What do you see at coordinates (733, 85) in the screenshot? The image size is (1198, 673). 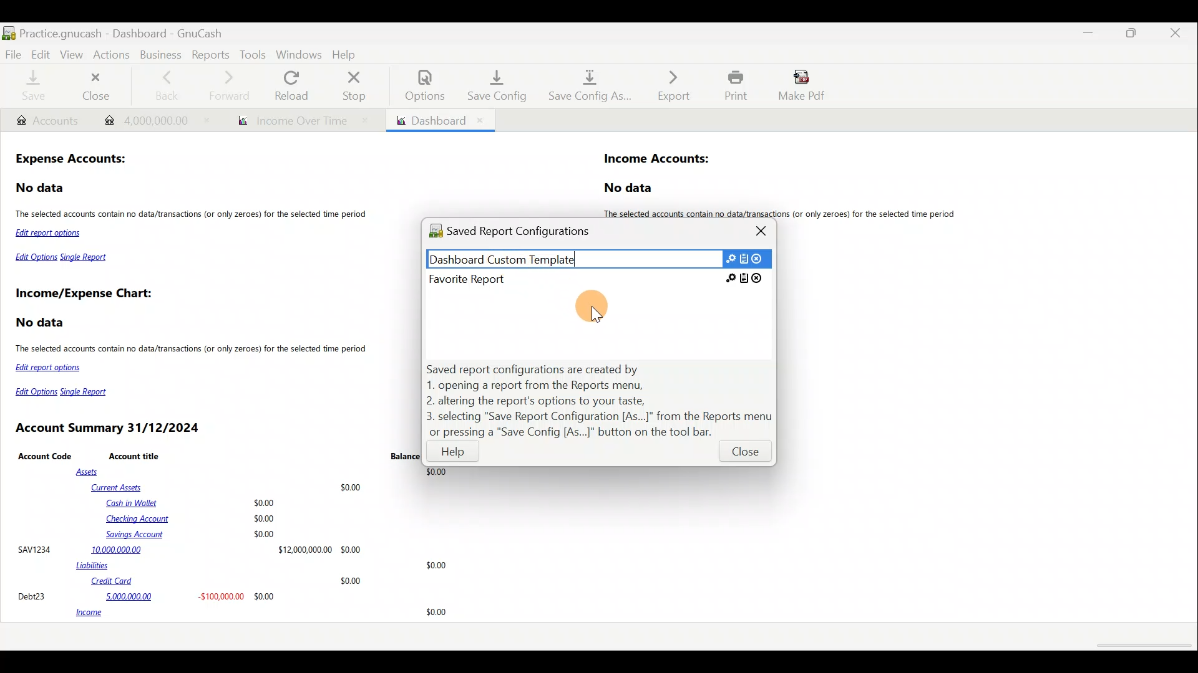 I see `Print` at bounding box center [733, 85].